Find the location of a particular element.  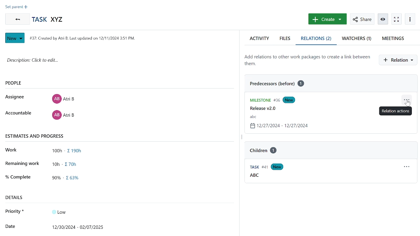

complete is located at coordinates (18, 176).